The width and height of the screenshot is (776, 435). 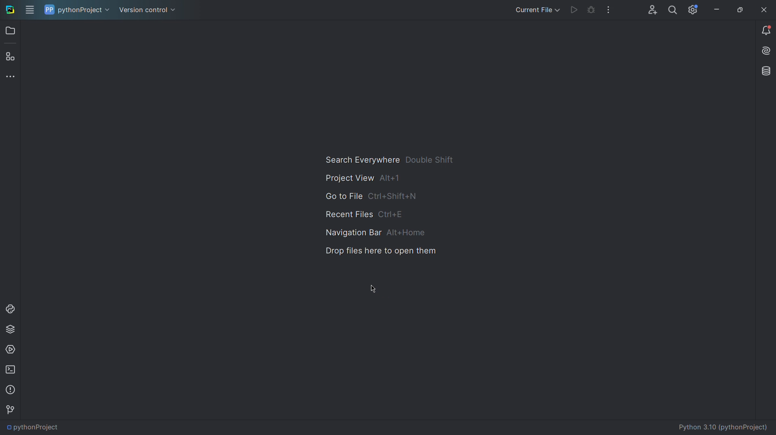 I want to click on Database, so click(x=765, y=72).